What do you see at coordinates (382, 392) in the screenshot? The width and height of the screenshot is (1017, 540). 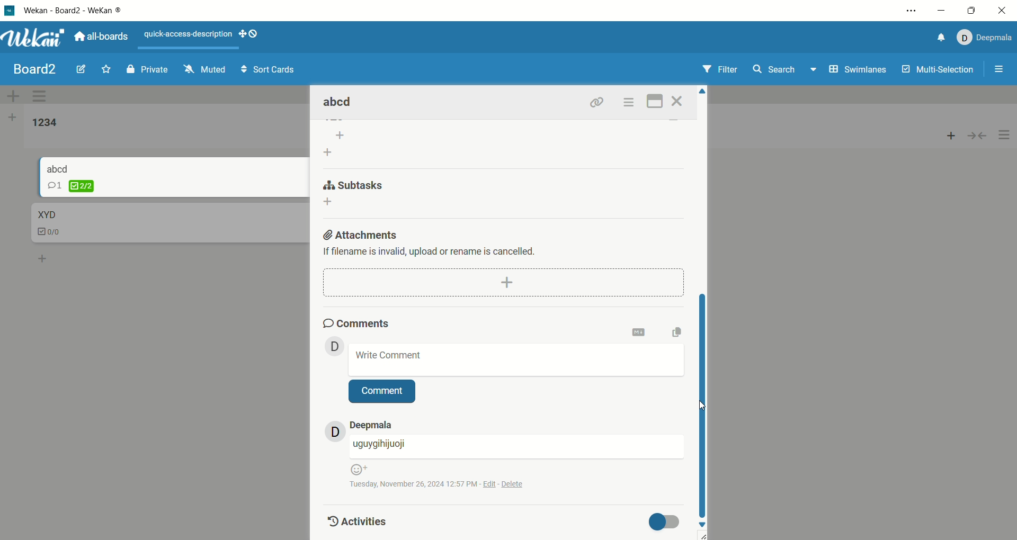 I see `comment` at bounding box center [382, 392].